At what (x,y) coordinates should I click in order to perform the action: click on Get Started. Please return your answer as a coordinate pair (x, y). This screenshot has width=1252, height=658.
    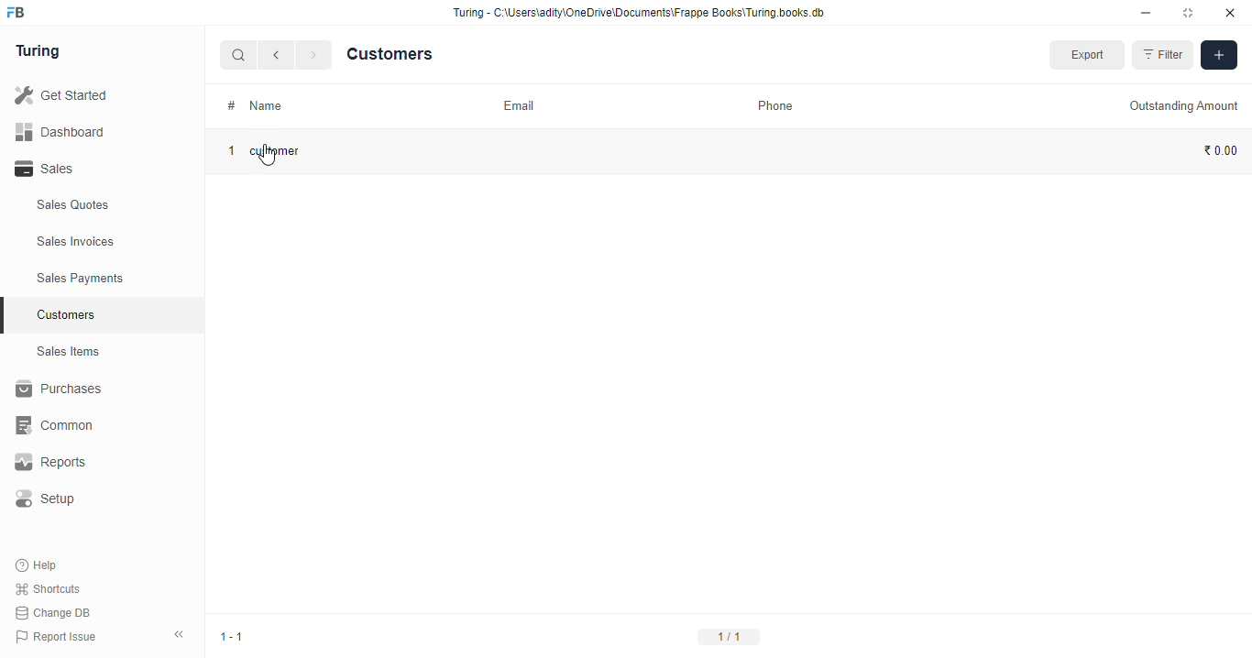
    Looking at the image, I should click on (85, 96).